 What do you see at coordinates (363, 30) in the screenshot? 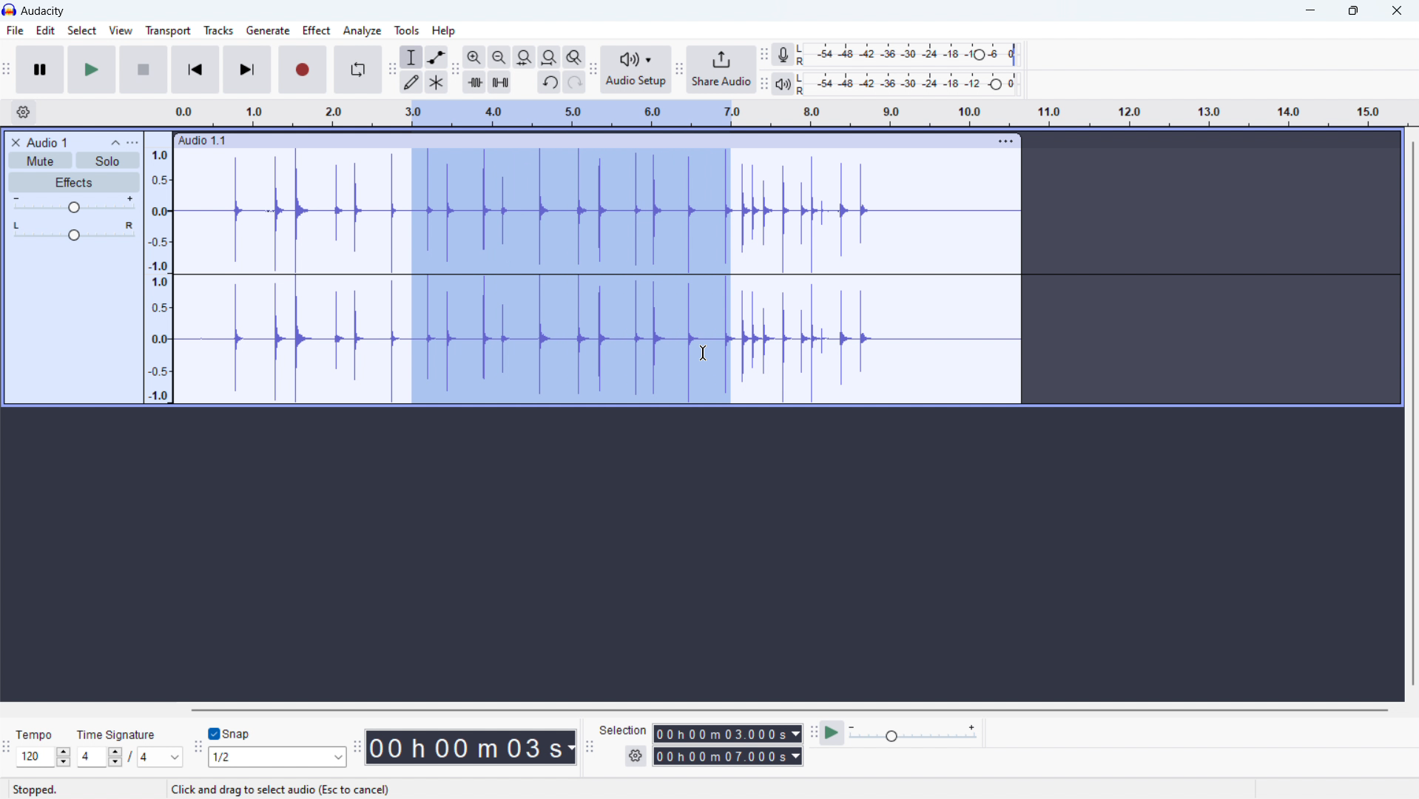
I see `analyze` at bounding box center [363, 30].